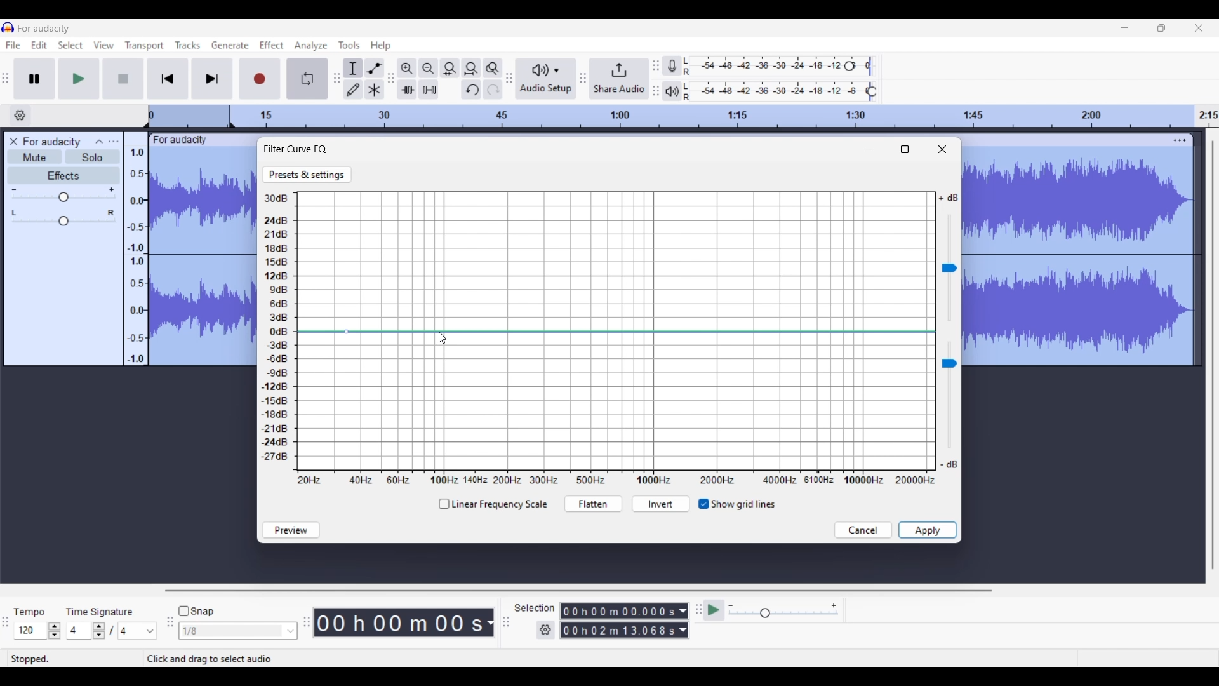 This screenshot has height=686, width=1219. Describe the element at coordinates (471, 69) in the screenshot. I see `Fit project to width` at that location.